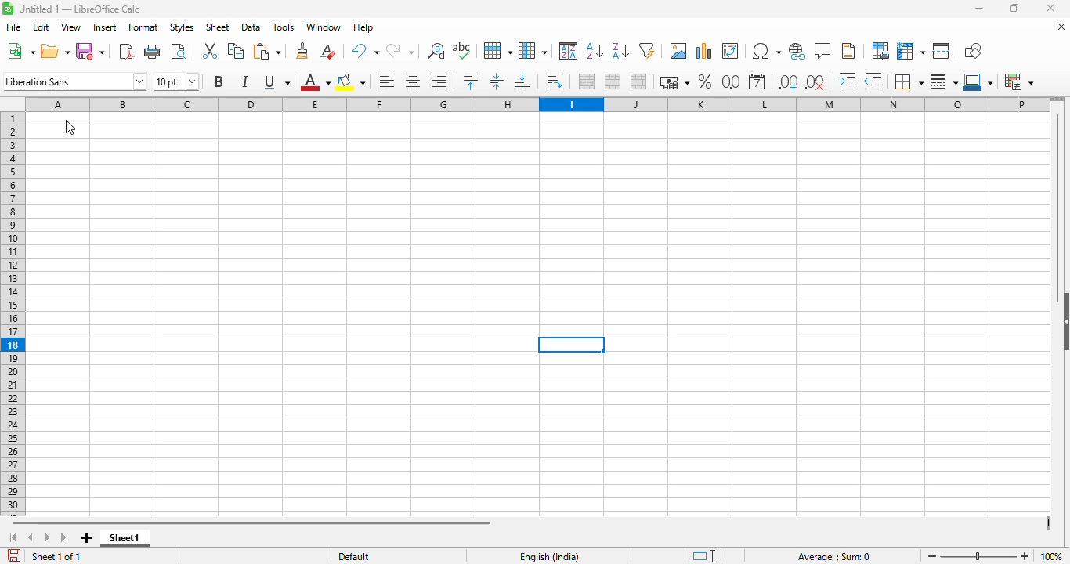 The image size is (1070, 564). Describe the element at coordinates (277, 81) in the screenshot. I see `underline` at that location.